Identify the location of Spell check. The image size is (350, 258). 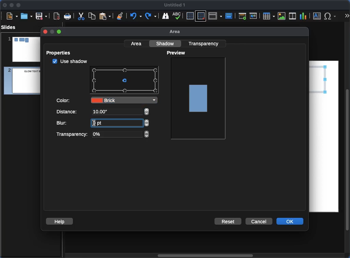
(177, 16).